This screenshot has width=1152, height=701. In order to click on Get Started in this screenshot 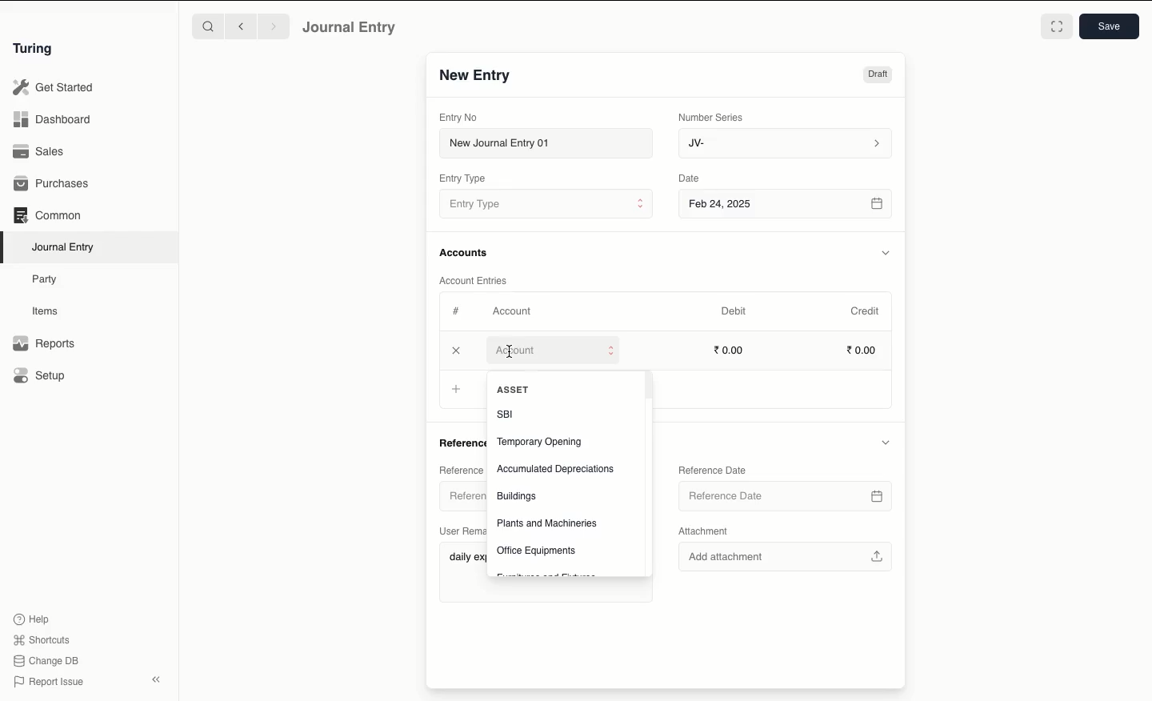, I will do `click(54, 88)`.